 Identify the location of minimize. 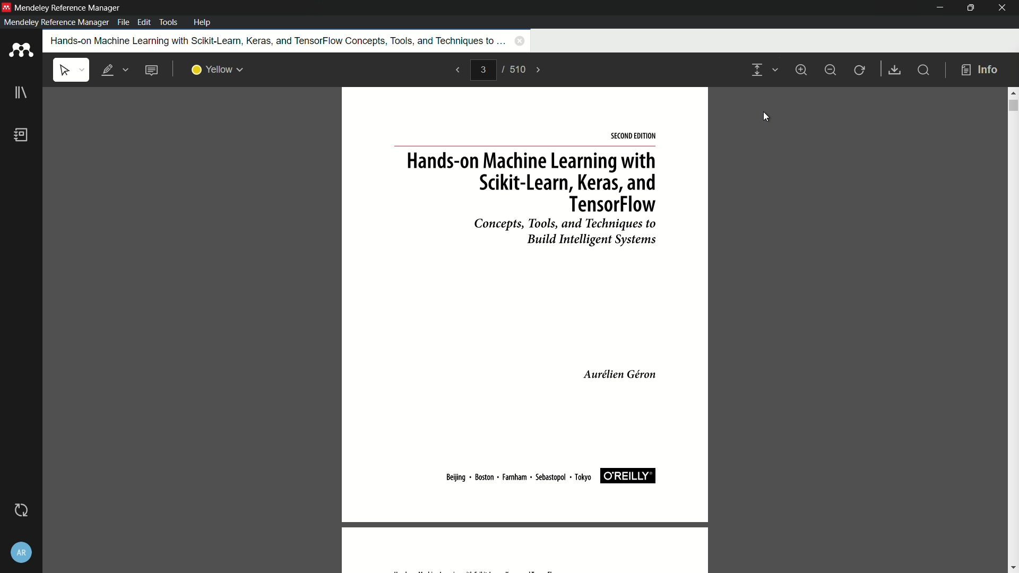
(938, 8).